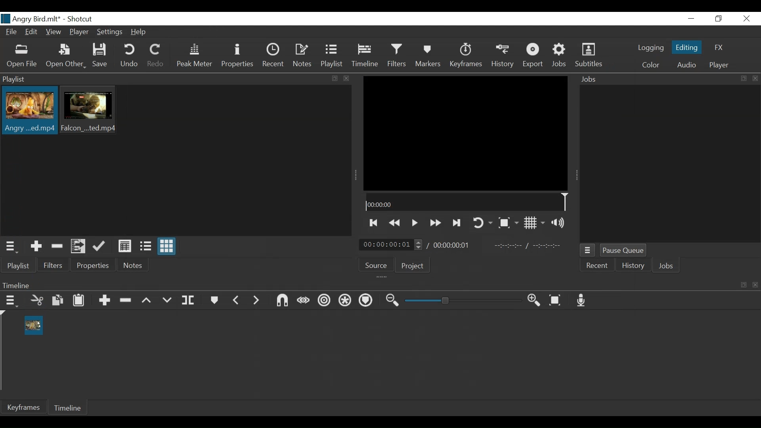  What do you see at coordinates (651, 65) in the screenshot?
I see `Color` at bounding box center [651, 65].